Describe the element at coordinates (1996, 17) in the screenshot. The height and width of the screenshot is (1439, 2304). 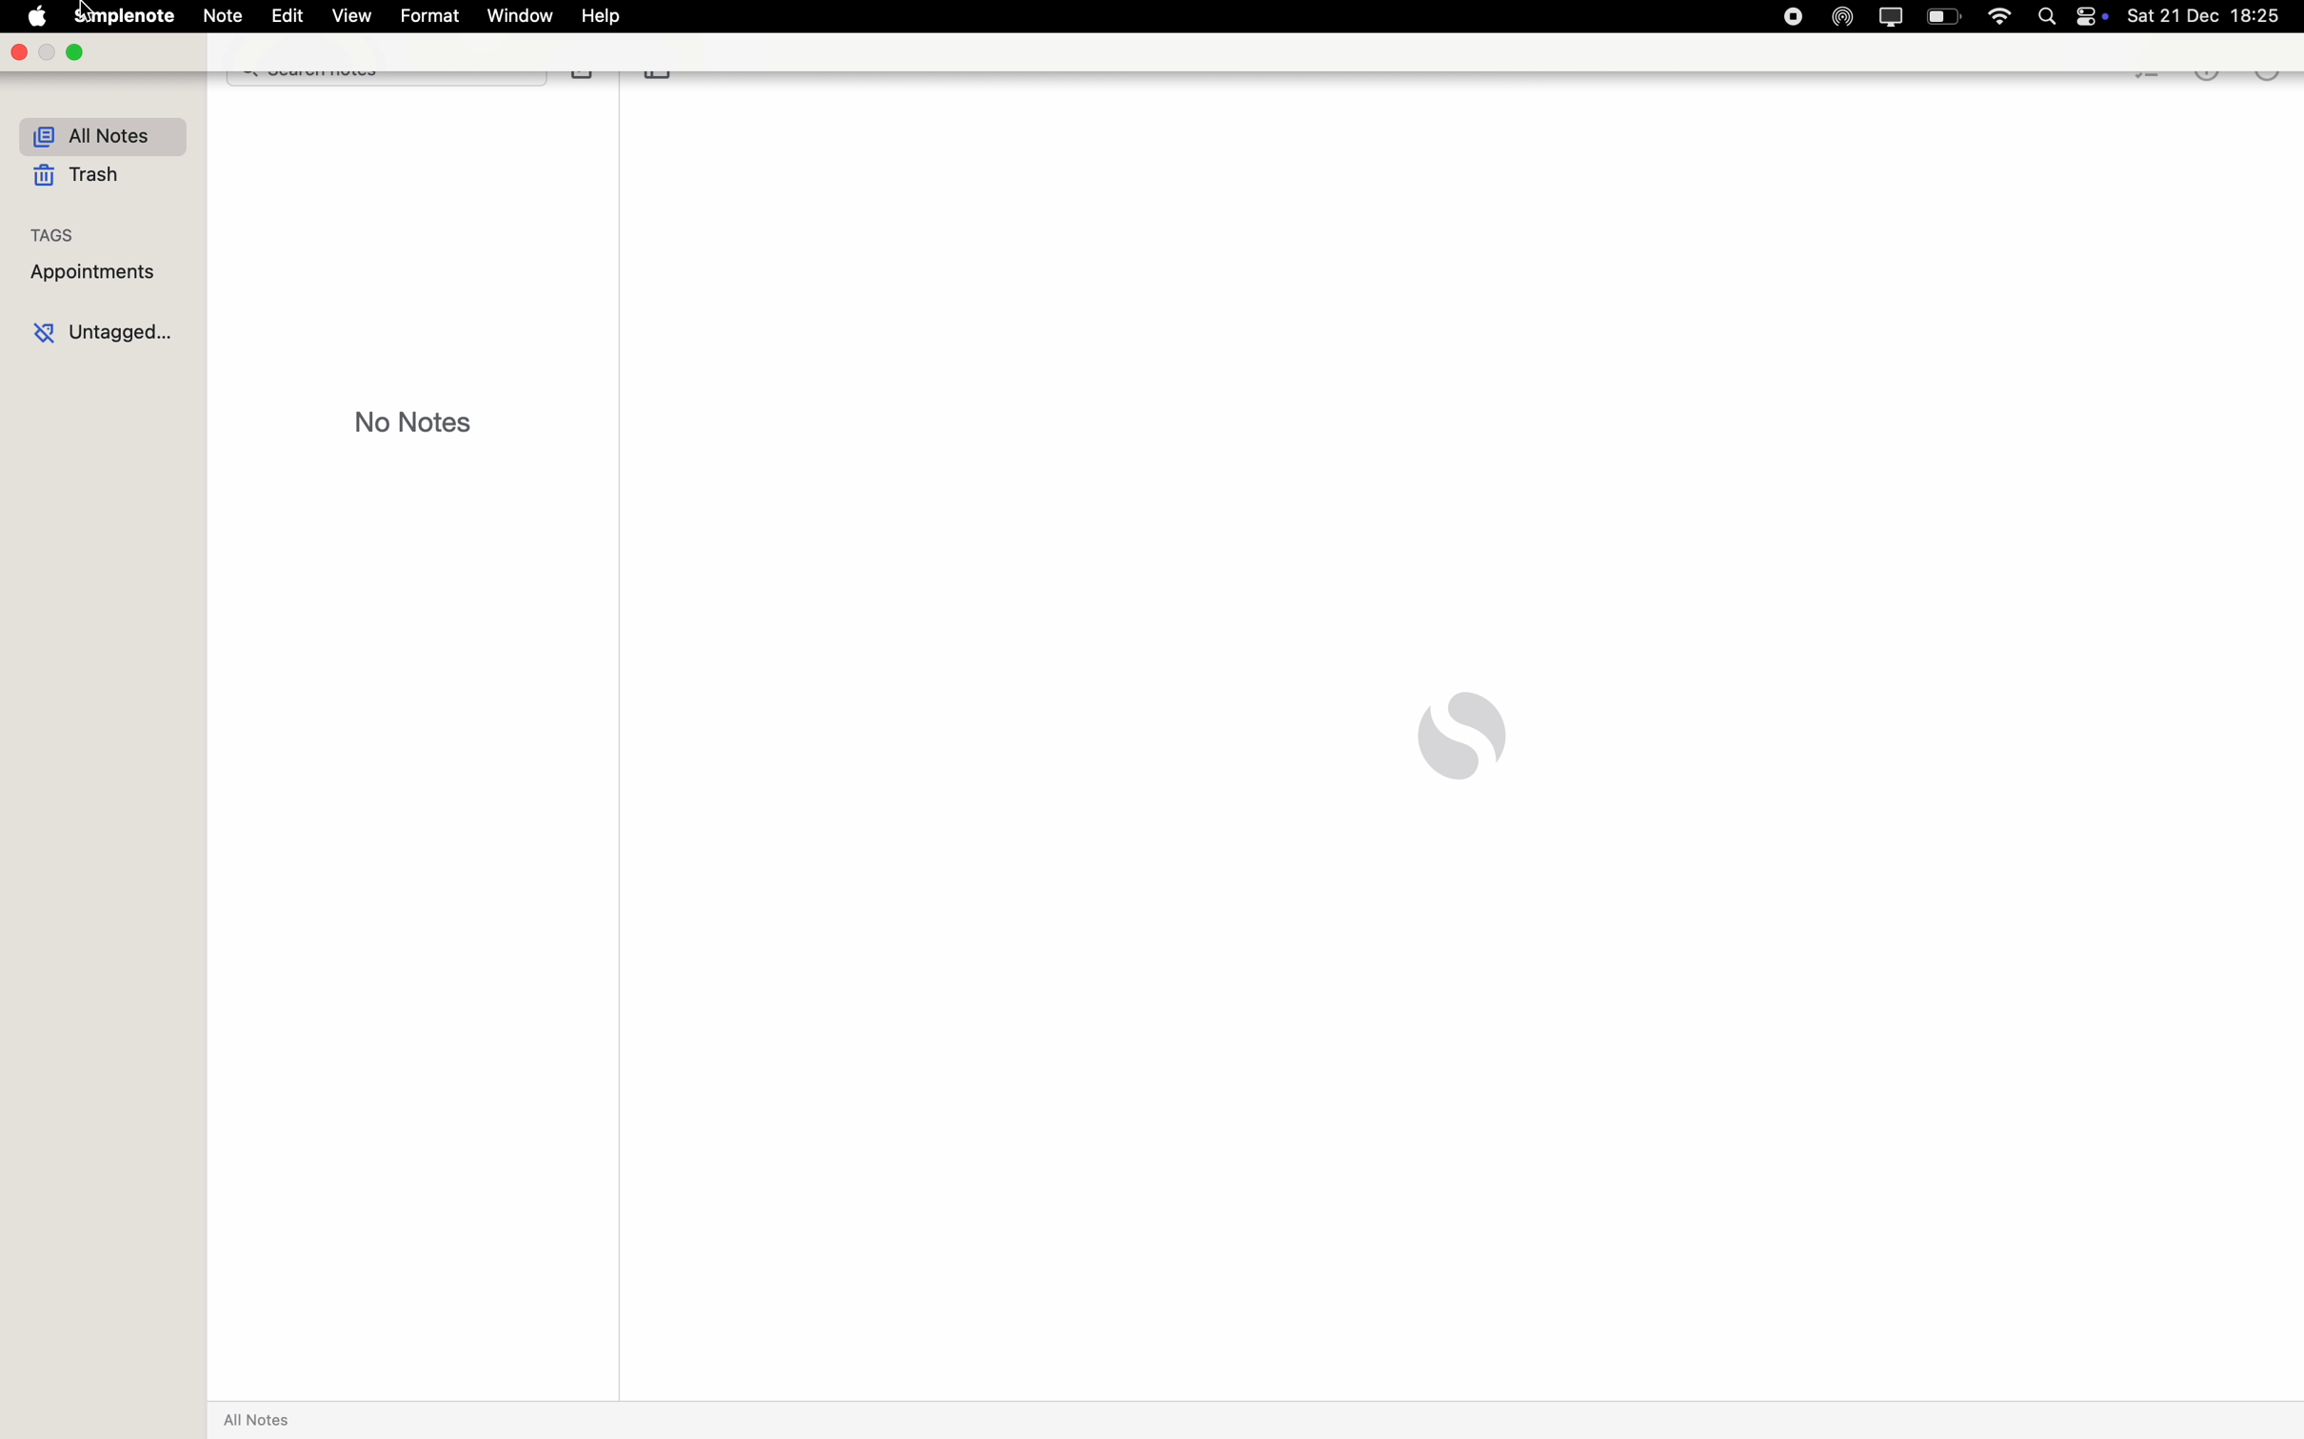
I see `wifi` at that location.